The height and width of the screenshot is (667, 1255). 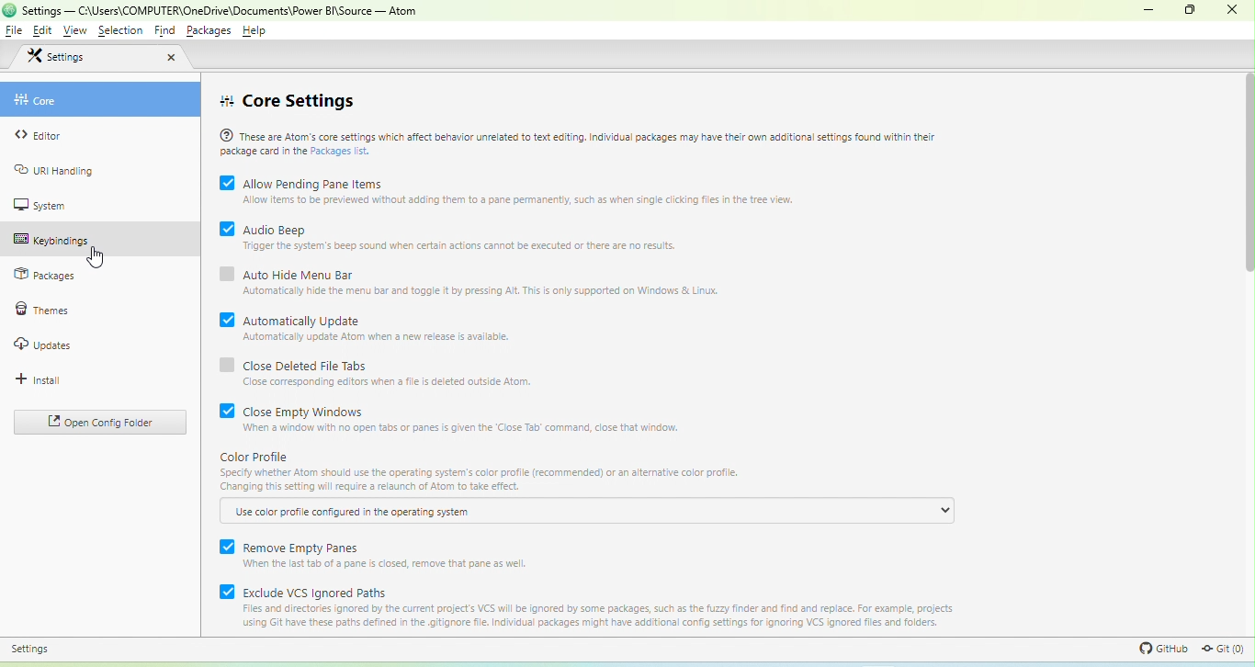 I want to click on ‘Close corresponding editors when a file is deleted outside Atom., so click(x=389, y=383).